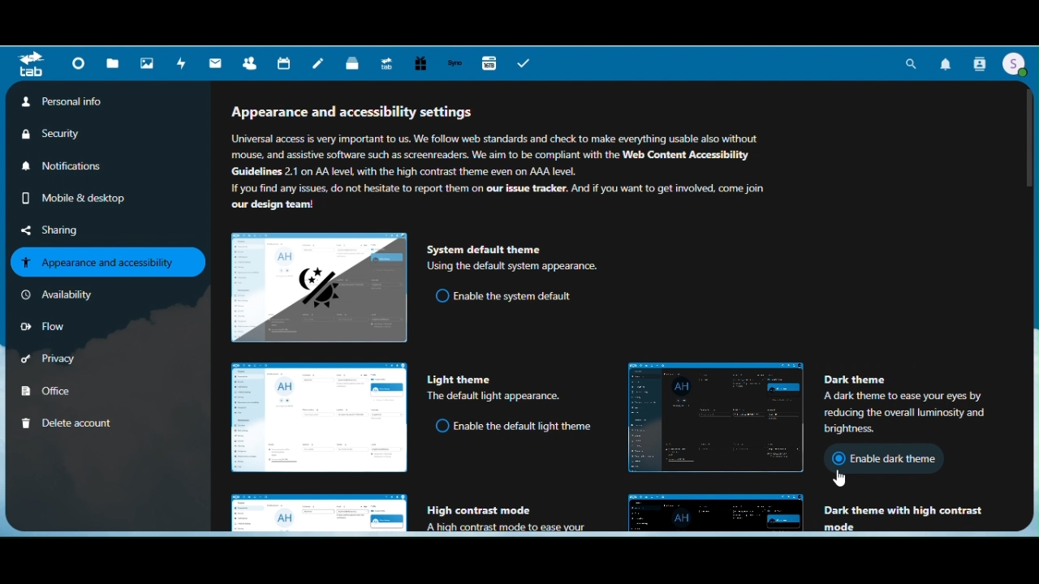  What do you see at coordinates (980, 63) in the screenshot?
I see `Contacts` at bounding box center [980, 63].